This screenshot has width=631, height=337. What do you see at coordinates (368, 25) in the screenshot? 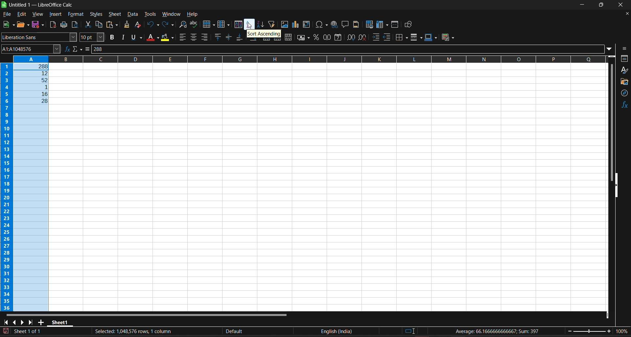
I see `define print area` at bounding box center [368, 25].